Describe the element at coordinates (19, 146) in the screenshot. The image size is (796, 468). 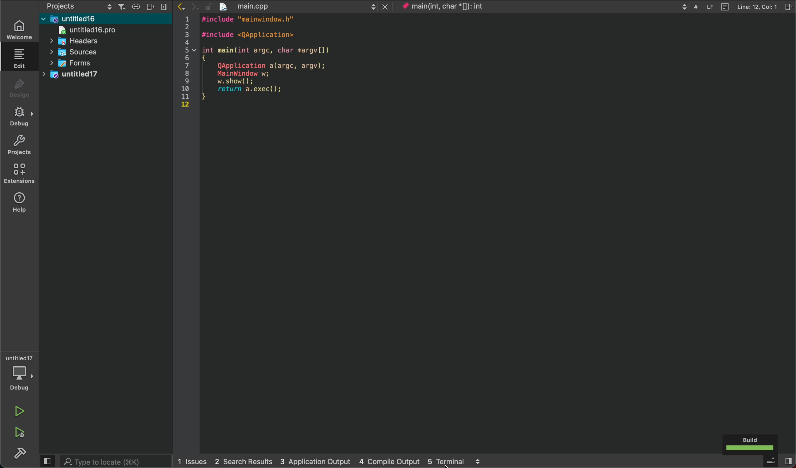
I see `projects` at that location.